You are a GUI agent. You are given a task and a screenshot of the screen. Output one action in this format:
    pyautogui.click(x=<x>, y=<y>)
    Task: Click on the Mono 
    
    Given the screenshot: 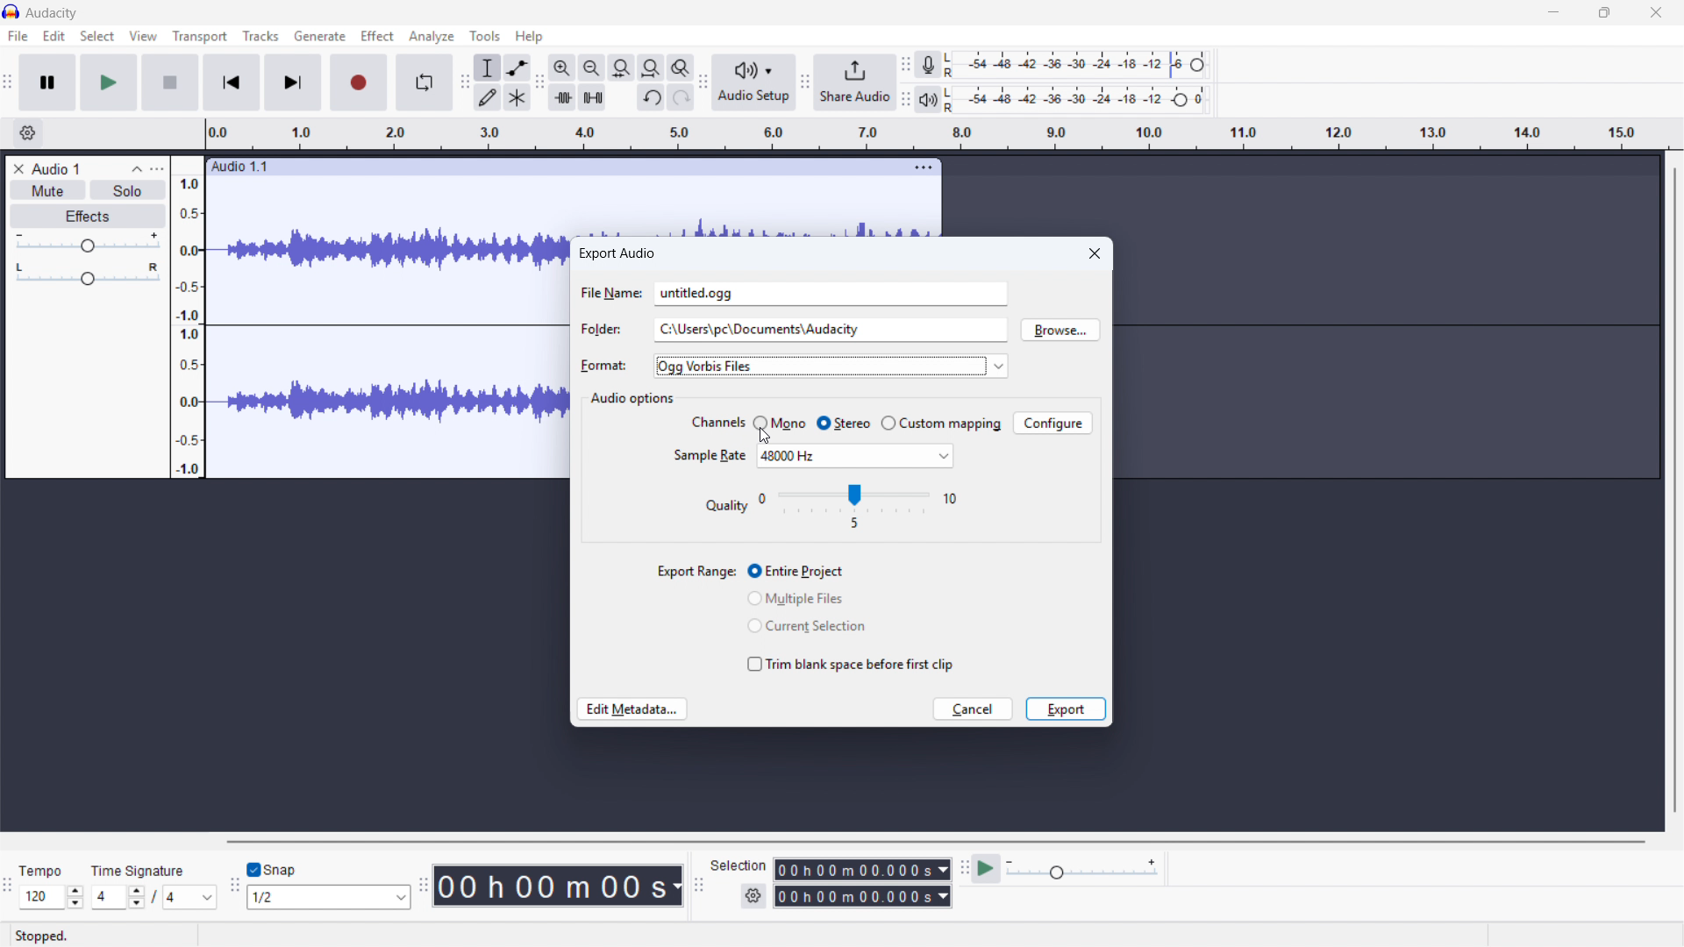 What is the action you would take?
    pyautogui.click(x=781, y=424)
    